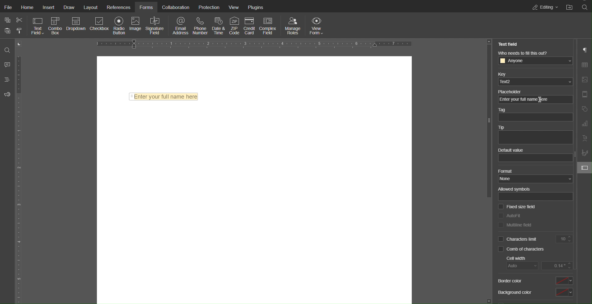  What do you see at coordinates (584, 153) in the screenshot?
I see `Signature` at bounding box center [584, 153].